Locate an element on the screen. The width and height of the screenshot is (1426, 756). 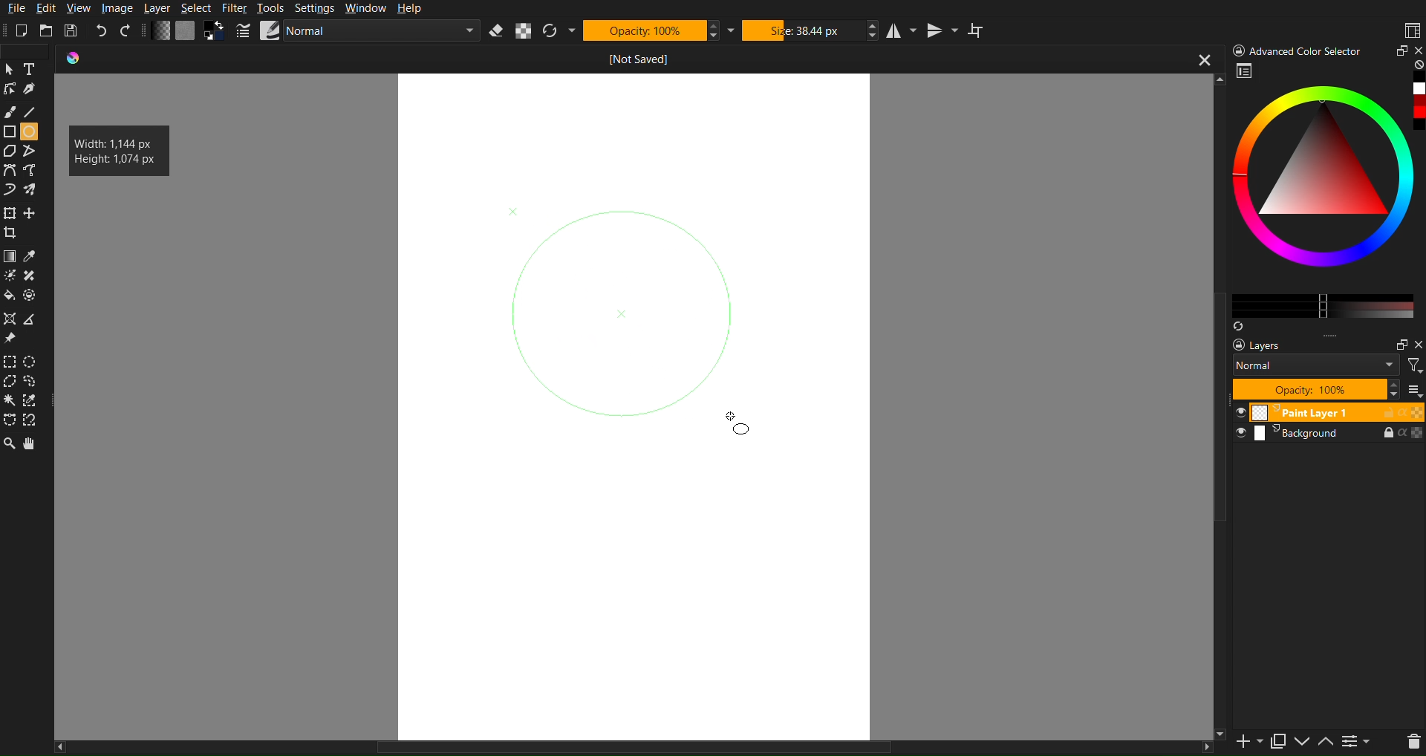
Selction dropper is located at coordinates (33, 402).